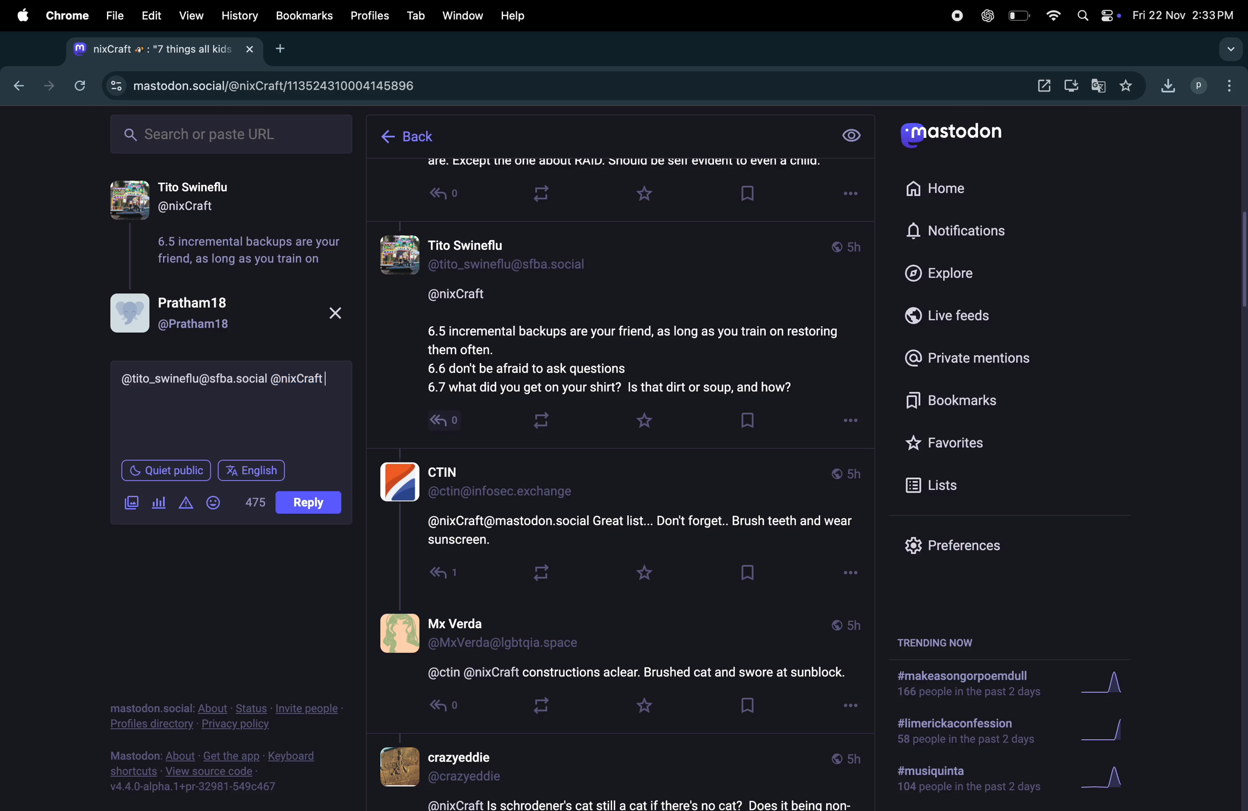  I want to click on graph, so click(1113, 779).